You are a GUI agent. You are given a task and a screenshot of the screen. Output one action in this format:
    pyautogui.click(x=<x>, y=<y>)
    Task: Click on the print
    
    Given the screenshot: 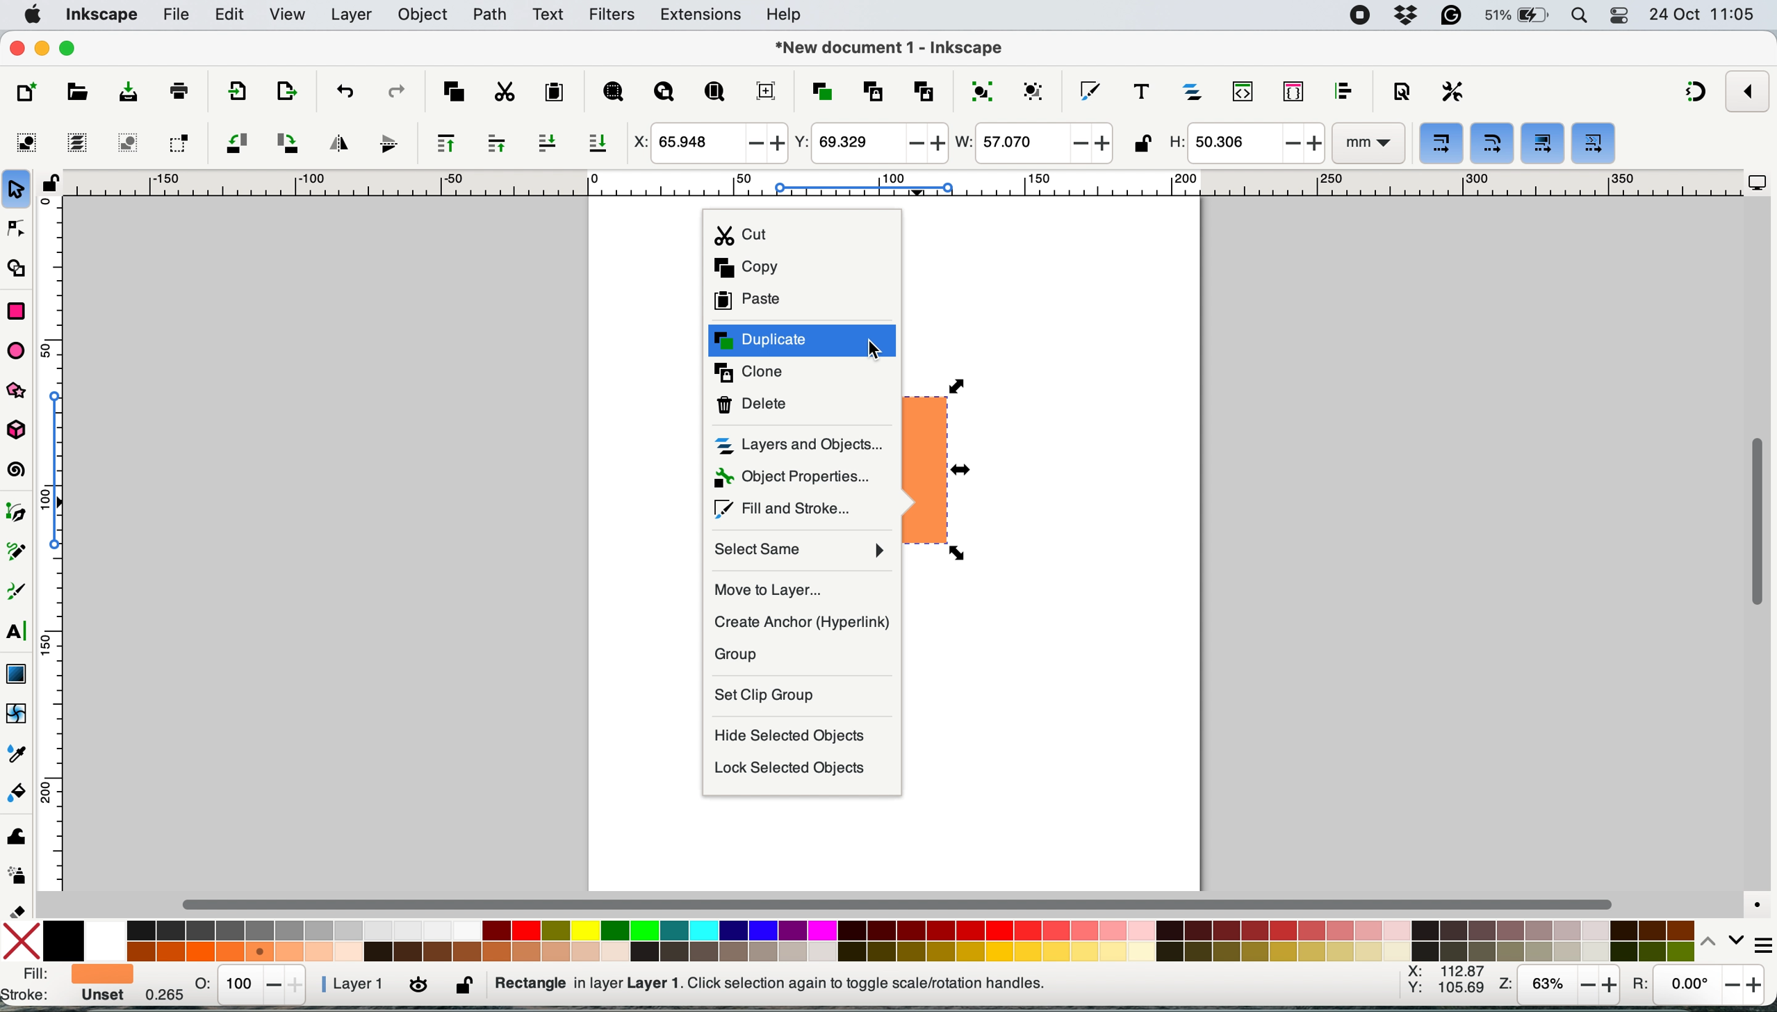 What is the action you would take?
    pyautogui.click(x=179, y=90)
    